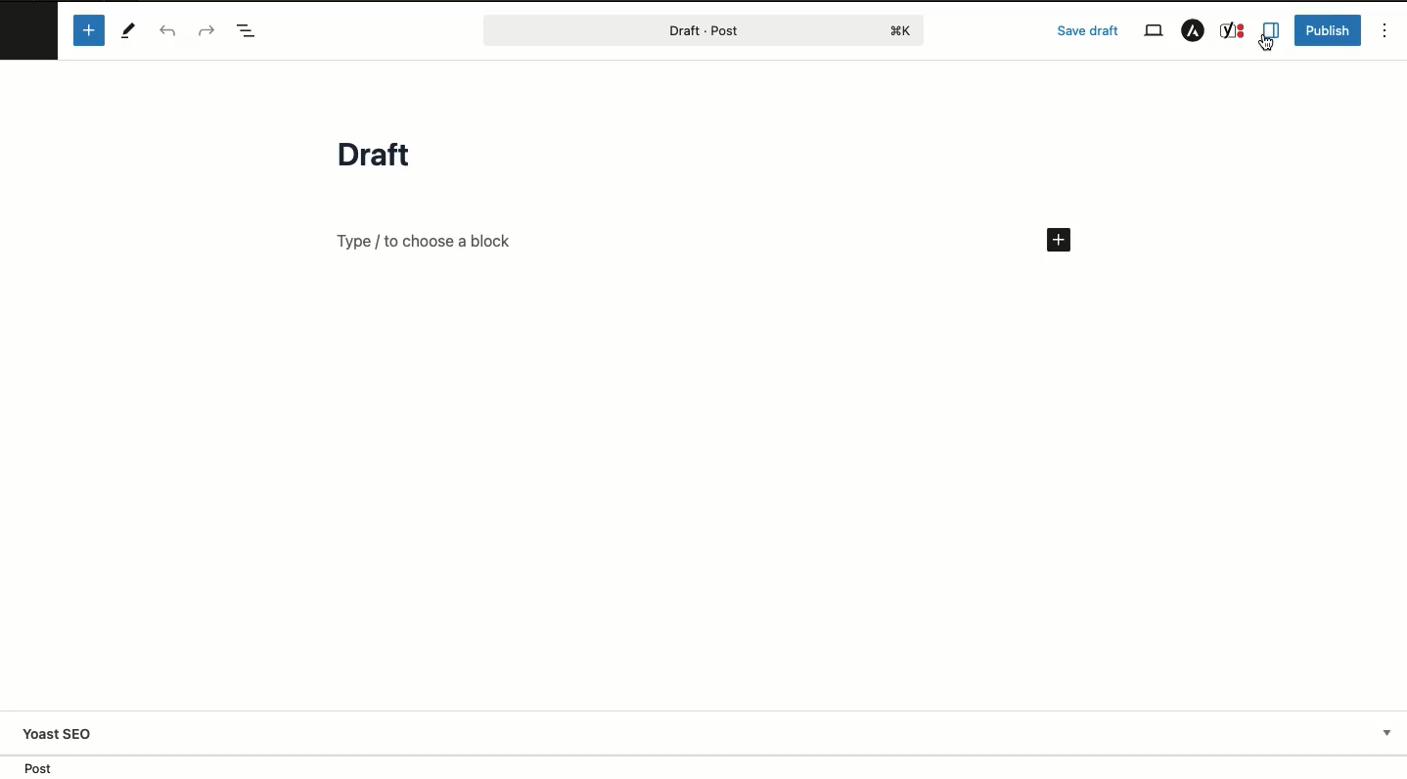  Describe the element at coordinates (210, 30) in the screenshot. I see `Redo` at that location.